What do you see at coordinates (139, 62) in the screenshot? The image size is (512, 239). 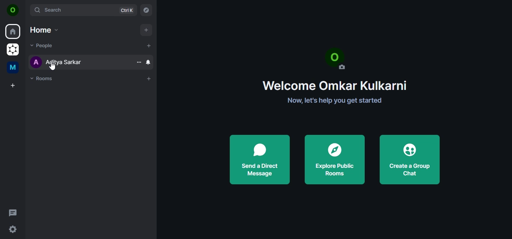 I see `more options` at bounding box center [139, 62].